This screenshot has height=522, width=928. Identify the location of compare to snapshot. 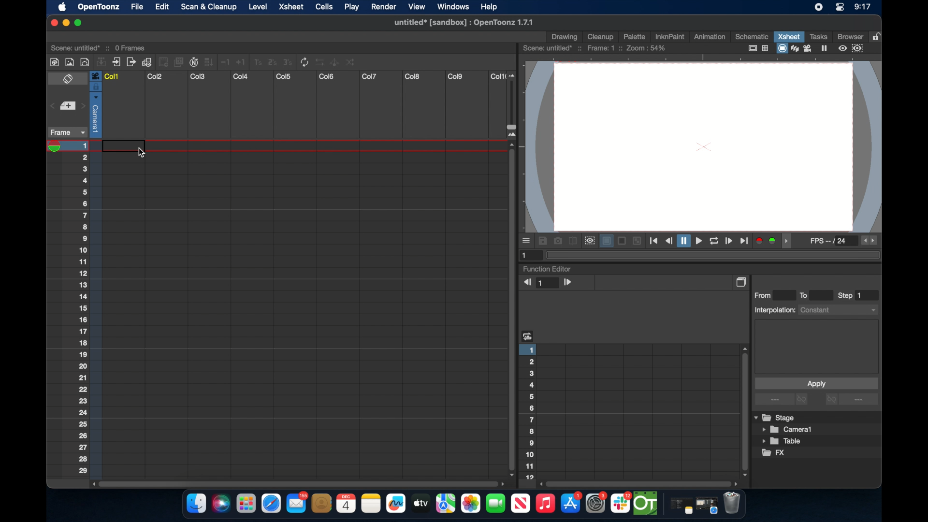
(573, 241).